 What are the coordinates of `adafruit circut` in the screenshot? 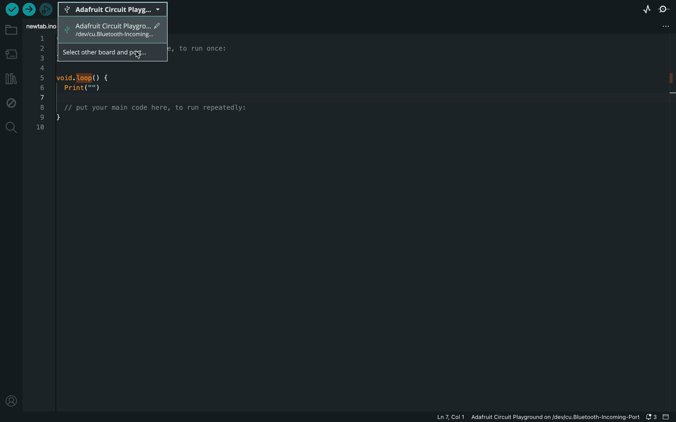 It's located at (113, 30).